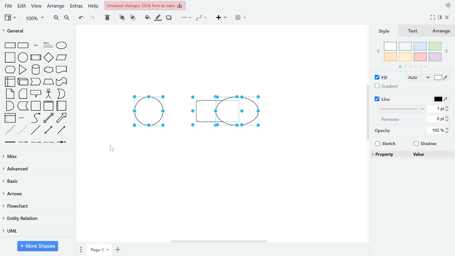 The width and height of the screenshot is (455, 256). Describe the element at coordinates (36, 207) in the screenshot. I see `flowchart` at that location.